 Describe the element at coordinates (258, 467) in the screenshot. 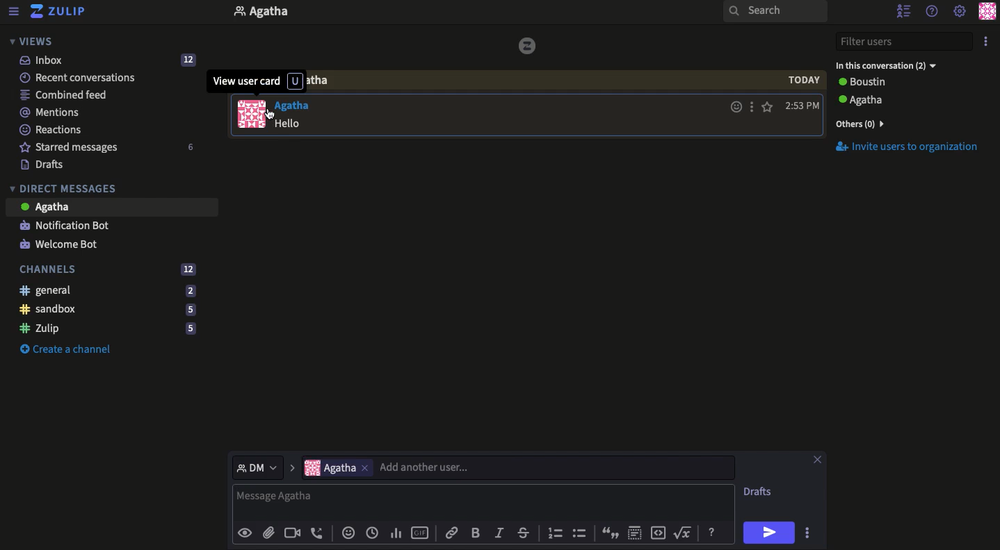

I see `DM` at that location.